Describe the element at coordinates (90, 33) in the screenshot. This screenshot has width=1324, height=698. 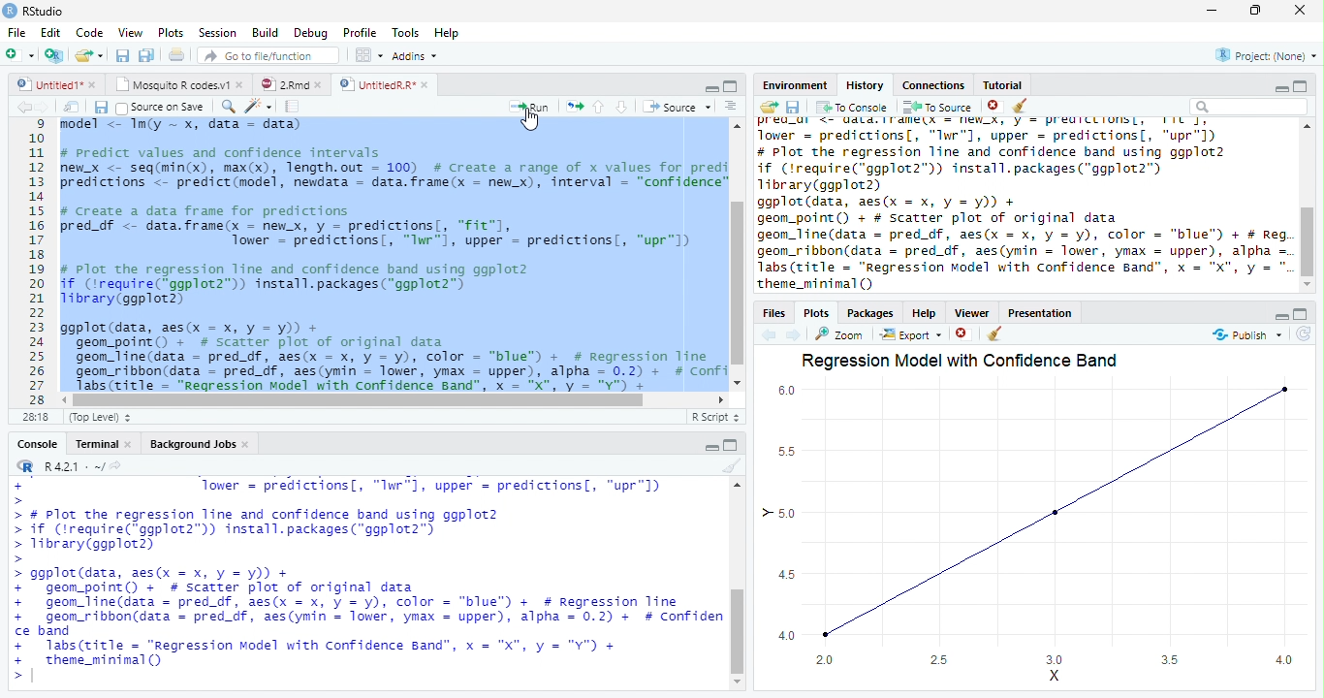
I see `Code` at that location.